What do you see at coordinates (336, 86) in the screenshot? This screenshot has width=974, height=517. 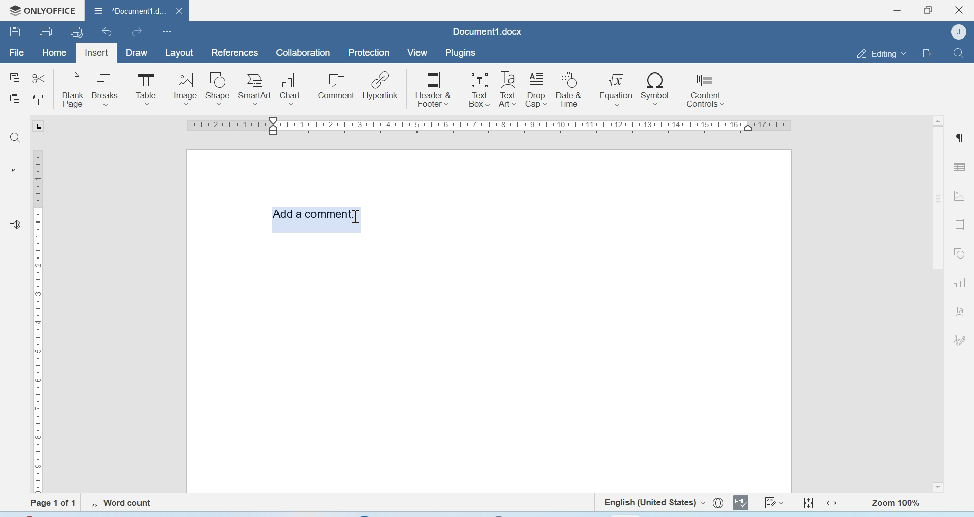 I see `Comment` at bounding box center [336, 86].